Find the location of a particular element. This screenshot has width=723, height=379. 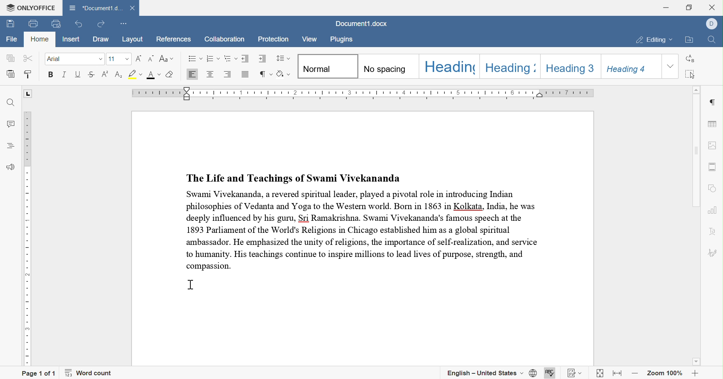

paste is located at coordinates (11, 73).